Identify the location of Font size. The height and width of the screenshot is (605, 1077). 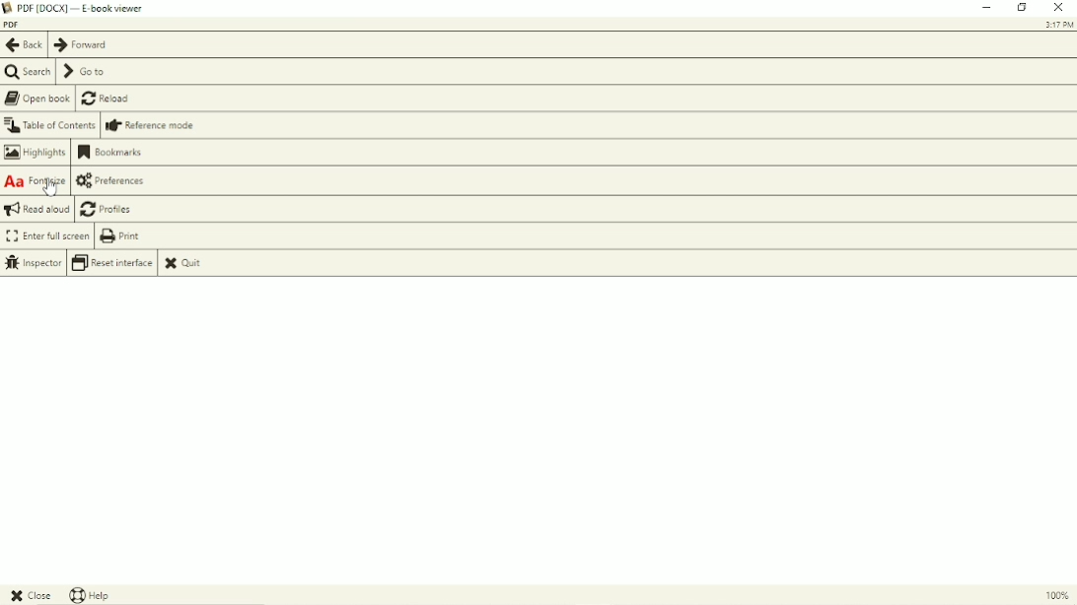
(35, 181).